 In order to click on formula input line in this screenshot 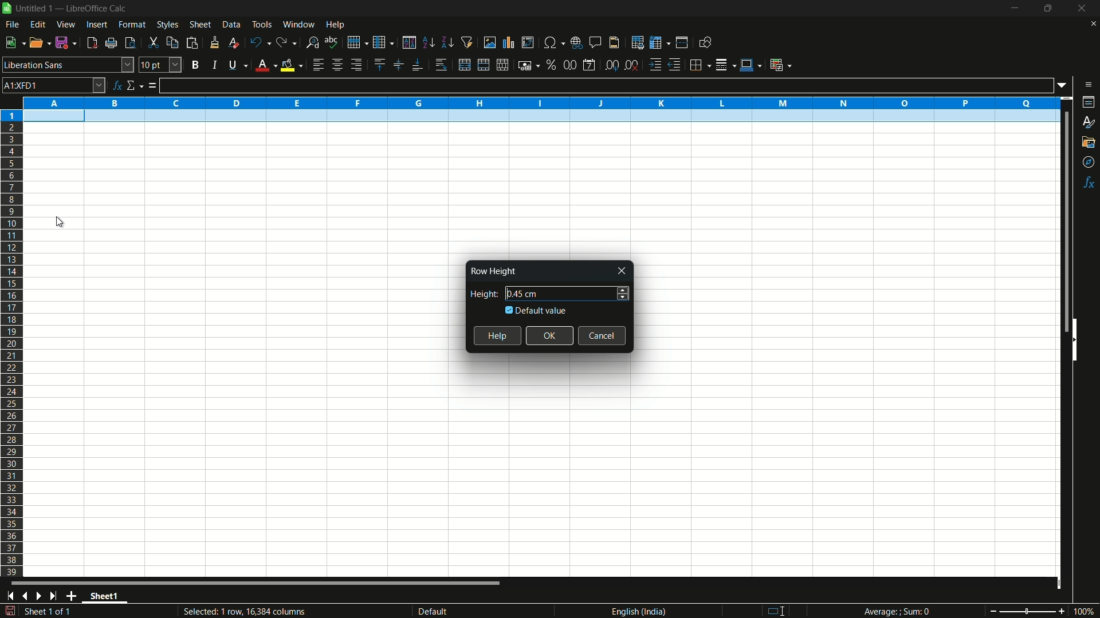, I will do `click(606, 85)`.